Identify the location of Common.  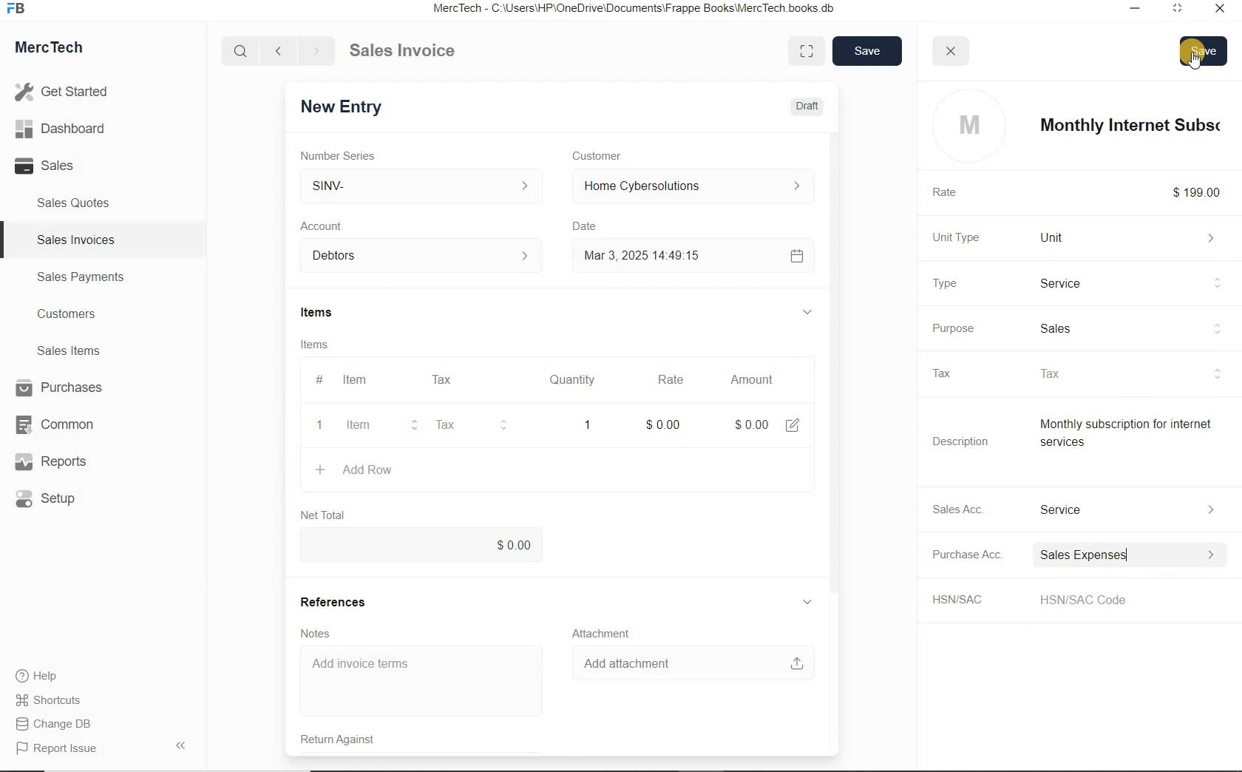
(61, 424).